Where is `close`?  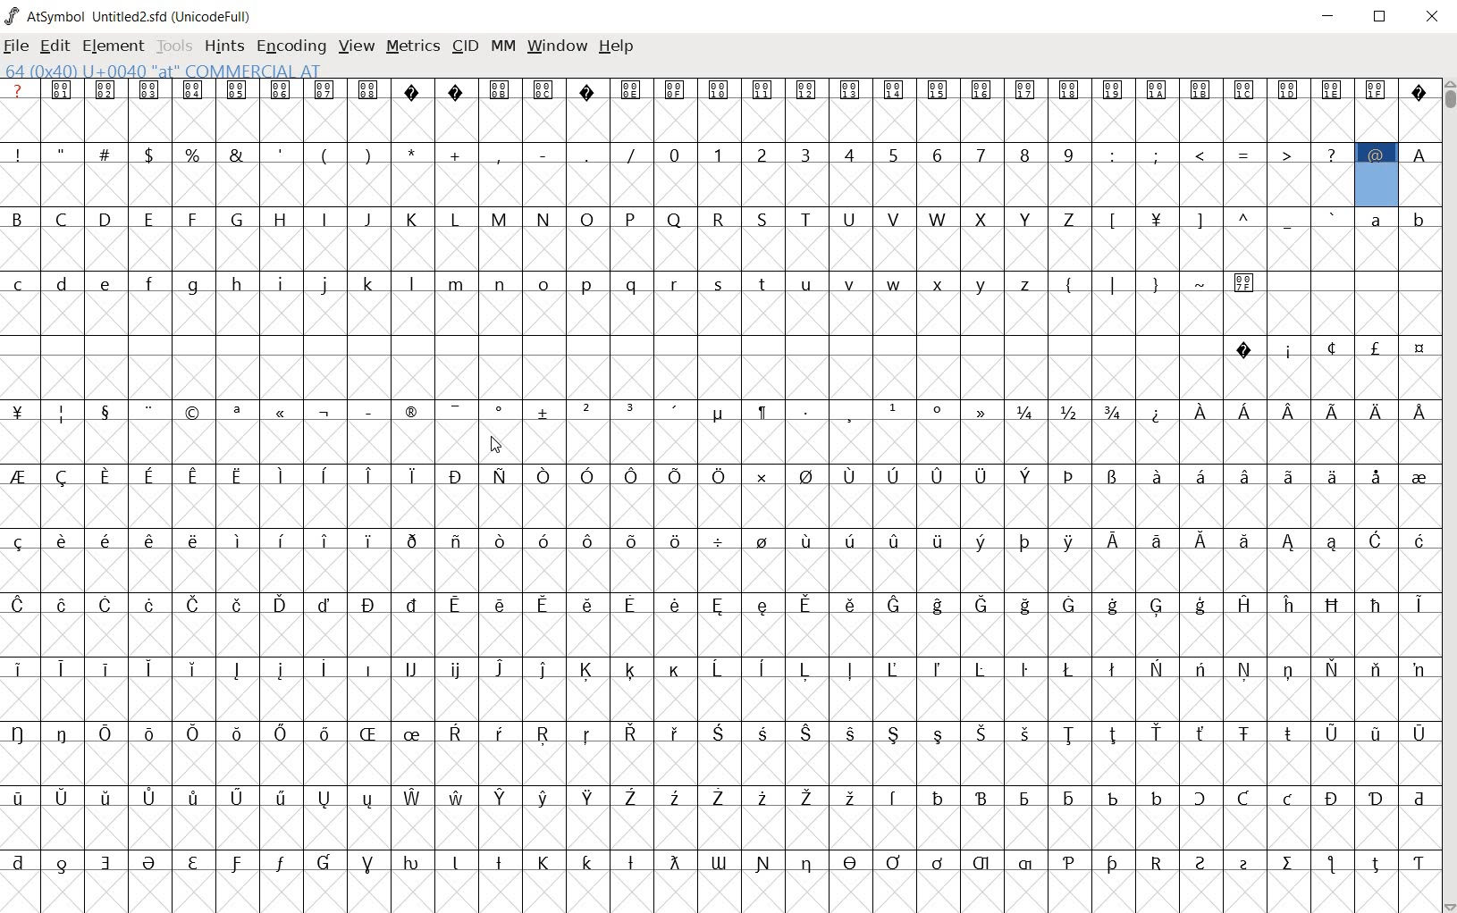
close is located at coordinates (1433, 18).